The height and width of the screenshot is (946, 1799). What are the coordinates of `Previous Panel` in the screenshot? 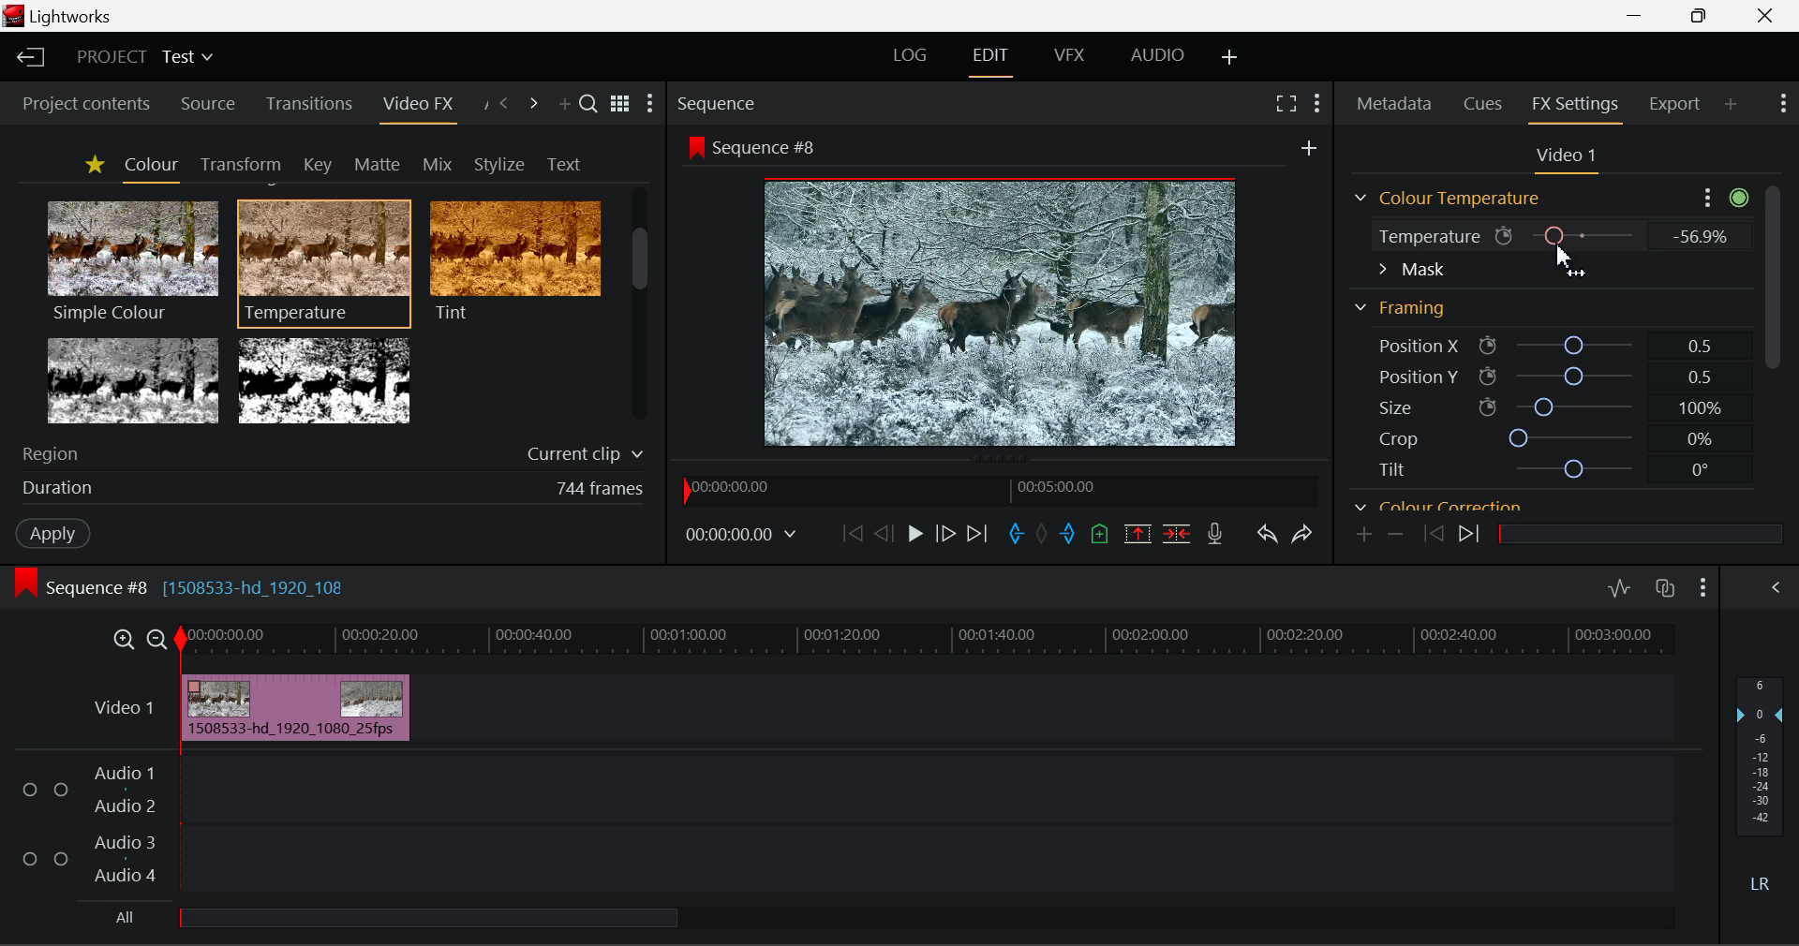 It's located at (506, 106).